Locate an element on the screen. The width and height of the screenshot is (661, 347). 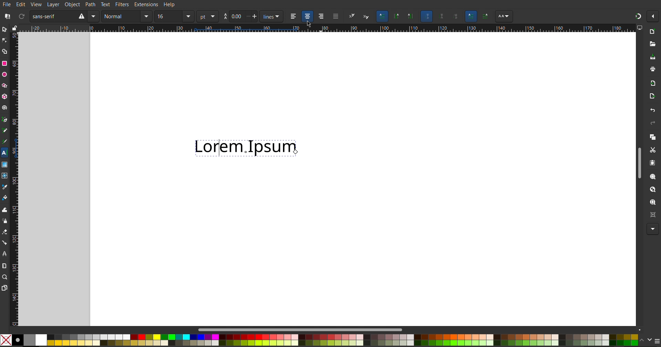
Extensions is located at coordinates (146, 5).